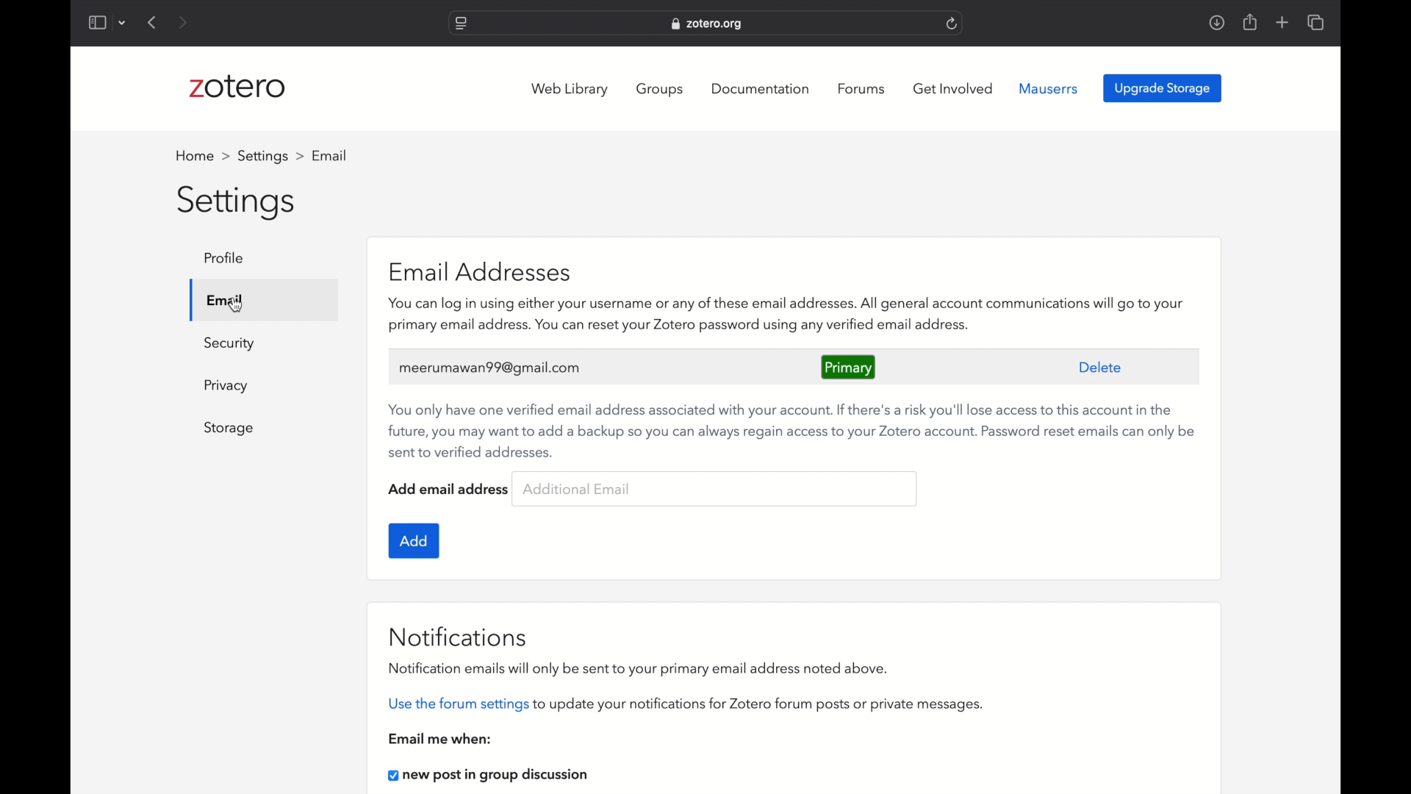 This screenshot has height=794, width=1411. Describe the element at coordinates (1049, 88) in the screenshot. I see `mauserrs` at that location.